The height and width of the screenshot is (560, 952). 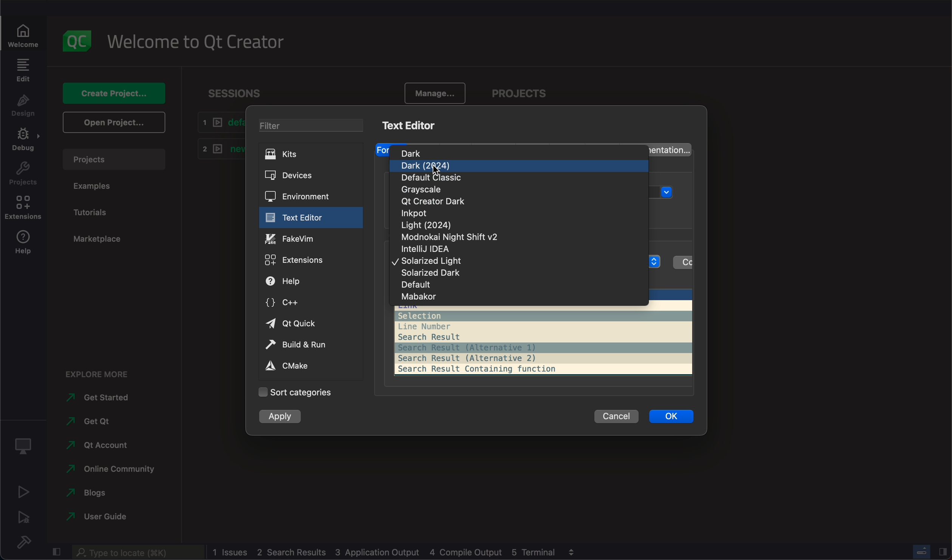 What do you see at coordinates (22, 541) in the screenshot?
I see `build` at bounding box center [22, 541].